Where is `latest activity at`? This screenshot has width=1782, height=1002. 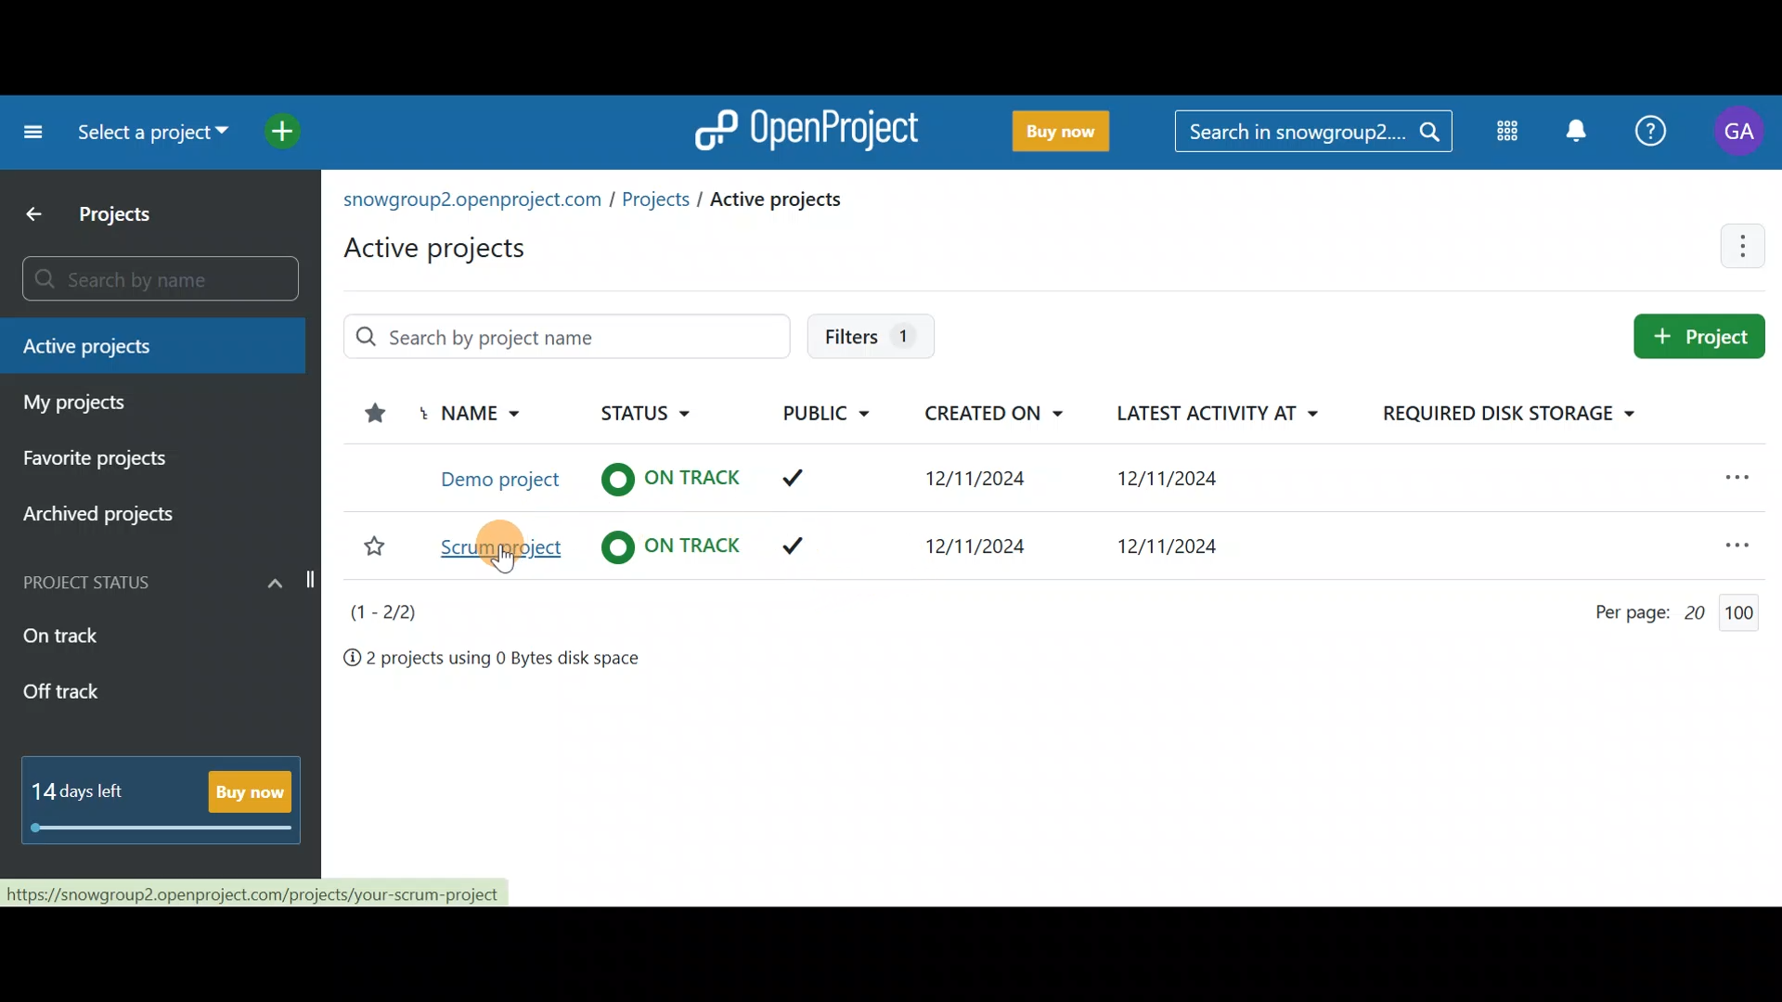
latest activity at is located at coordinates (1168, 480).